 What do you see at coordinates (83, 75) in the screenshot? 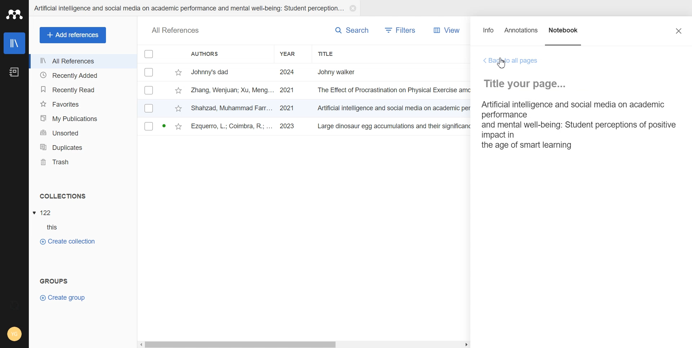
I see `Recently Added` at bounding box center [83, 75].